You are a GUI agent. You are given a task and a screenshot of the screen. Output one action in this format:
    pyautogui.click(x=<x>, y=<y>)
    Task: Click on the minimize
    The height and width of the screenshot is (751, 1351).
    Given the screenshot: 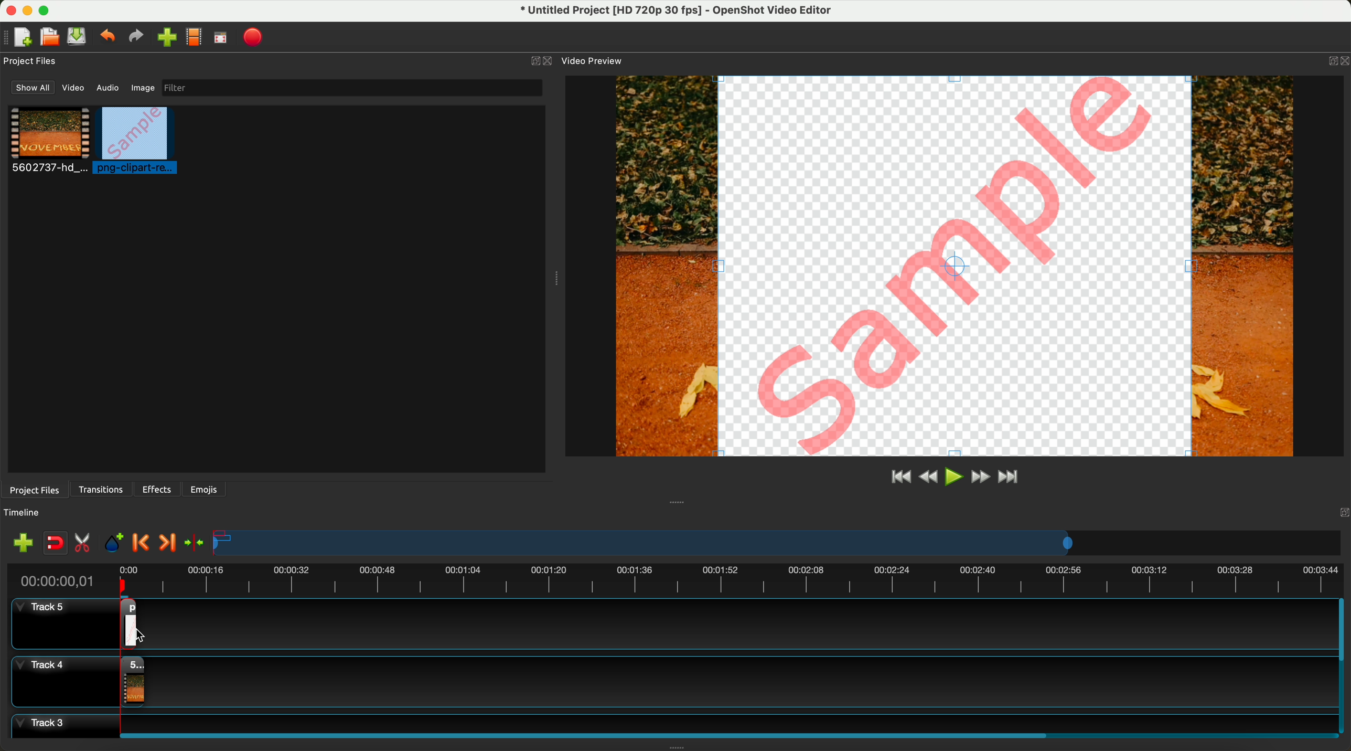 What is the action you would take?
    pyautogui.click(x=28, y=13)
    